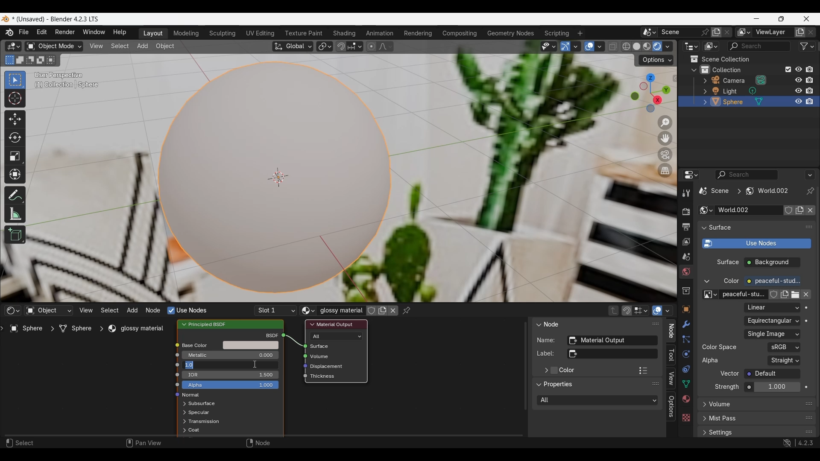 This screenshot has width=820, height=461. I want to click on Tool panel, so click(671, 355).